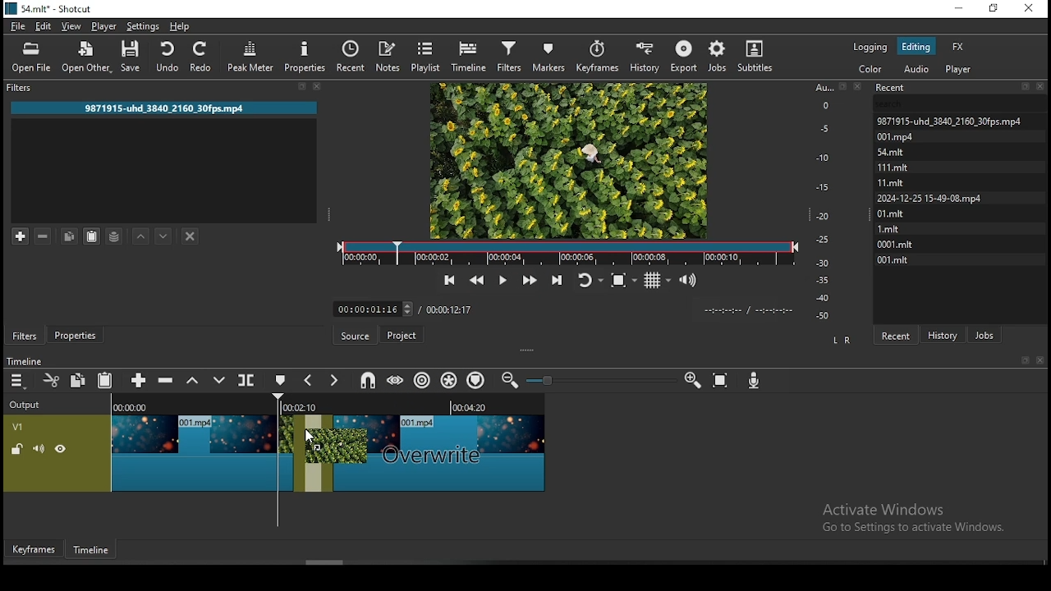 This screenshot has width=1051, height=591. I want to click on player, so click(104, 26).